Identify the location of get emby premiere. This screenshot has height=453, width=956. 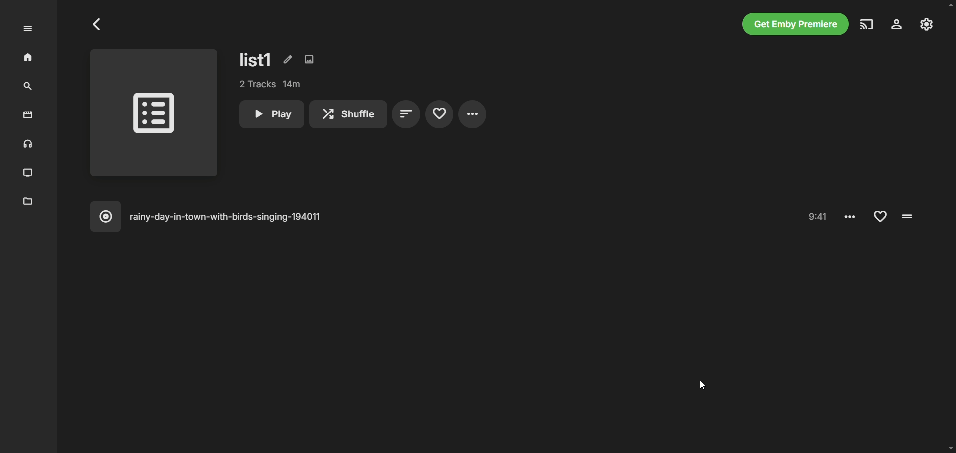
(796, 24).